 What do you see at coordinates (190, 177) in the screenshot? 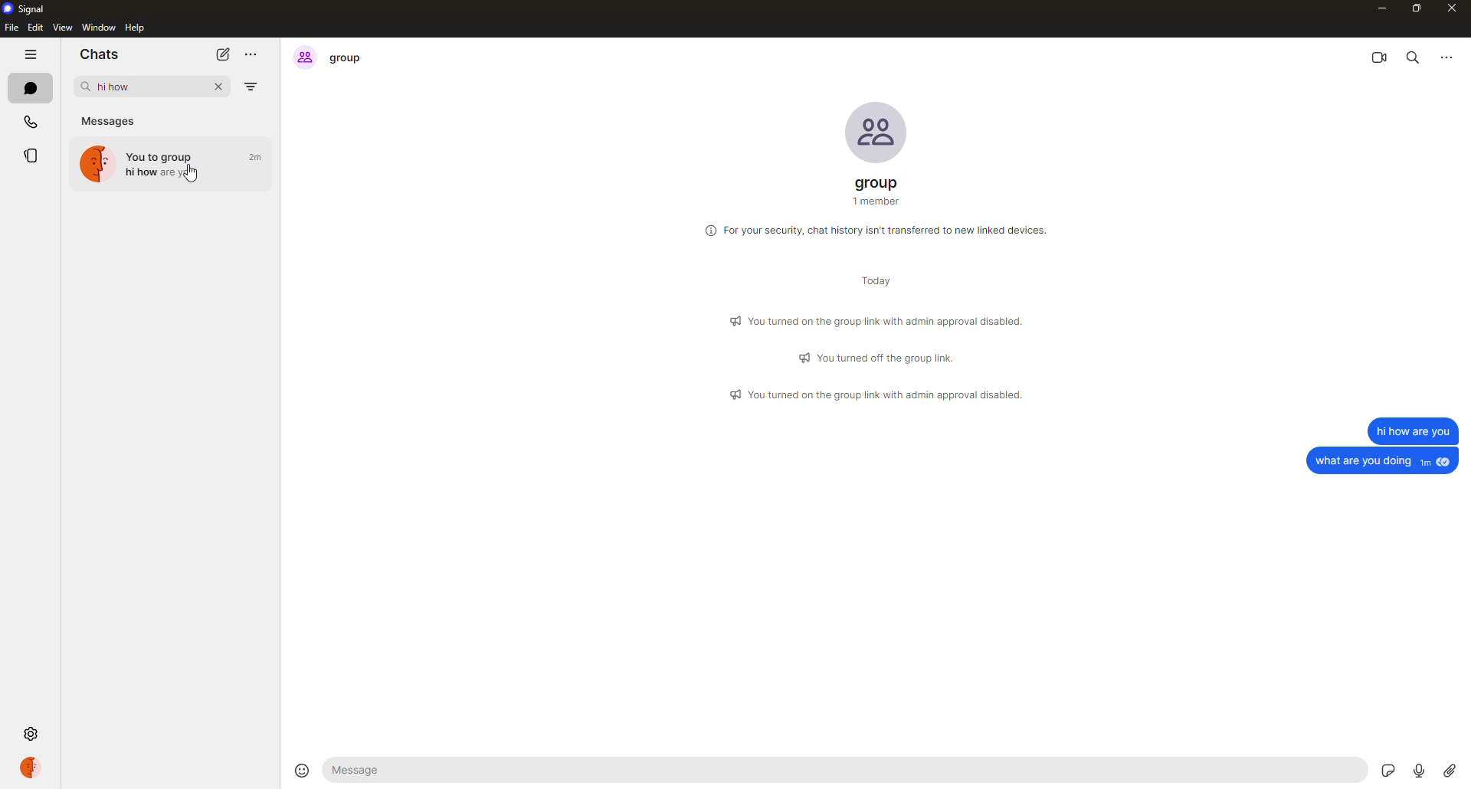
I see `cursor` at bounding box center [190, 177].